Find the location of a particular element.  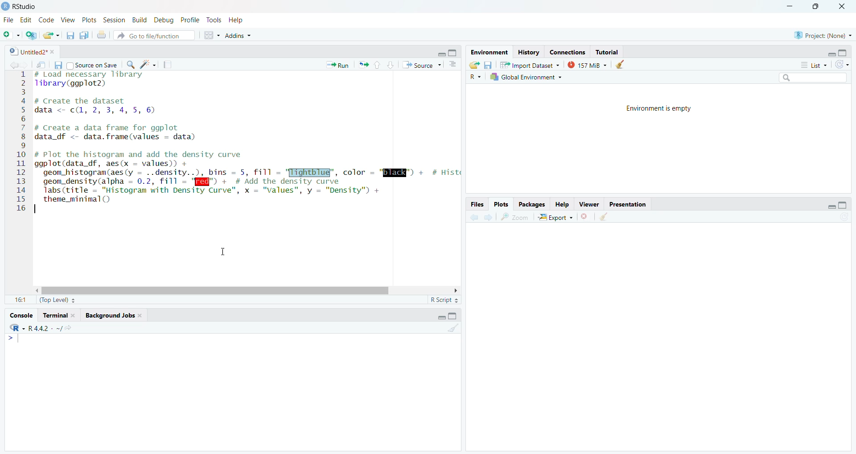

Source is located at coordinates (422, 65).